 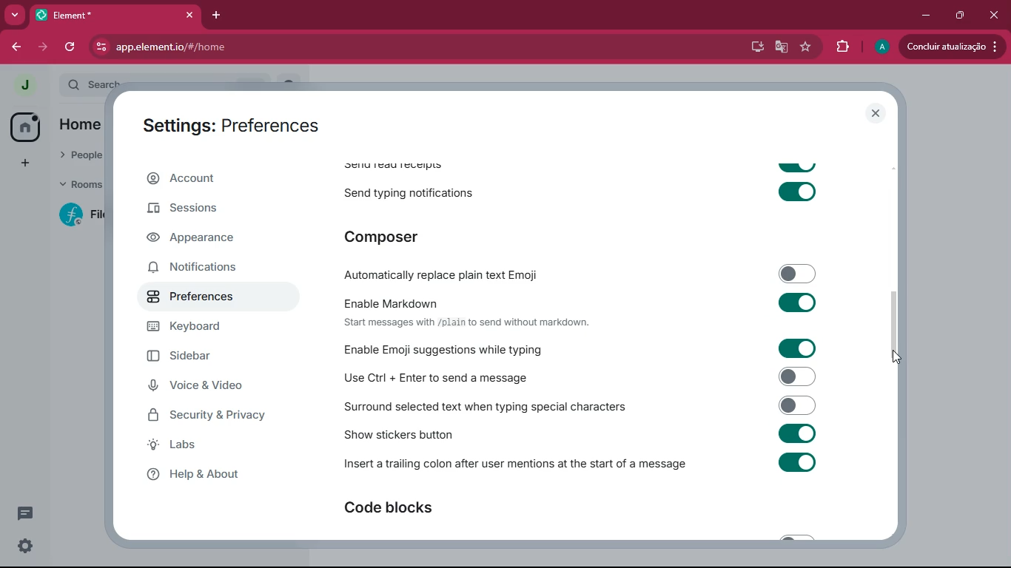 What do you see at coordinates (203, 300) in the screenshot?
I see `preferences` at bounding box center [203, 300].